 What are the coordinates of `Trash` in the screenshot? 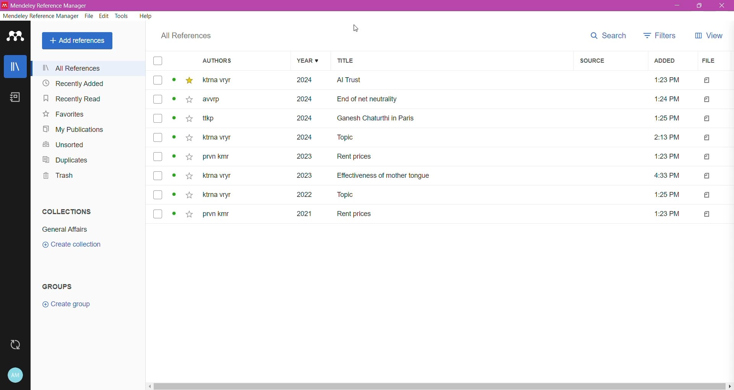 It's located at (57, 177).